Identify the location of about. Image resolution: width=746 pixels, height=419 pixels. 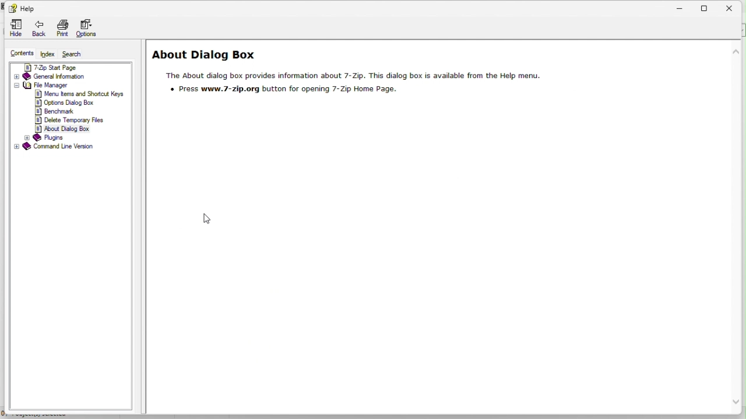
(66, 128).